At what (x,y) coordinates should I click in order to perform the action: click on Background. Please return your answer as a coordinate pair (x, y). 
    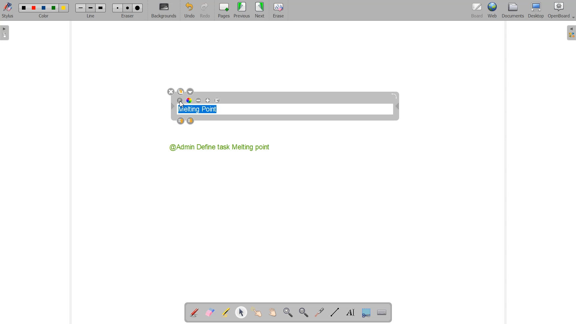
    Looking at the image, I should click on (164, 11).